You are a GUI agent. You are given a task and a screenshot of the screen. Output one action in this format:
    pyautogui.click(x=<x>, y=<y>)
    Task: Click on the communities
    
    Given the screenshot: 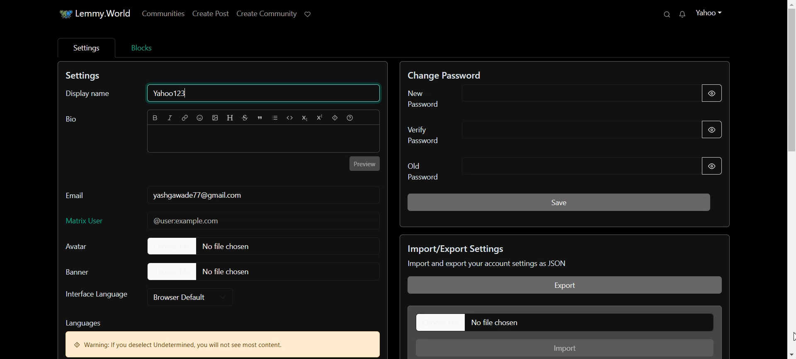 What is the action you would take?
    pyautogui.click(x=165, y=13)
    